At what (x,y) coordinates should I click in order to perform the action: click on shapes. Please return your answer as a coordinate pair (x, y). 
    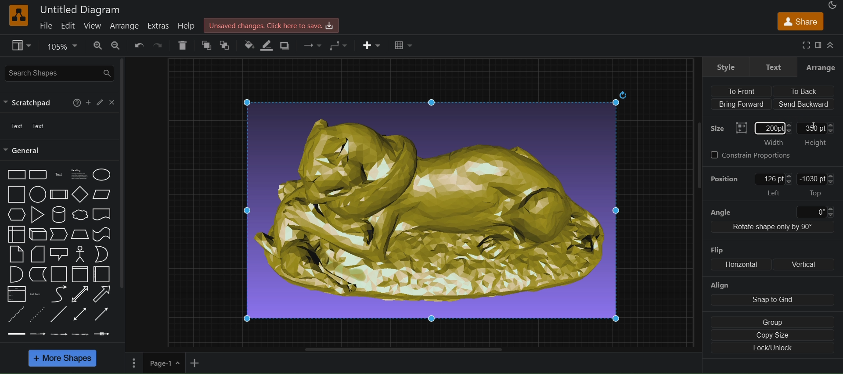
    Looking at the image, I should click on (57, 253).